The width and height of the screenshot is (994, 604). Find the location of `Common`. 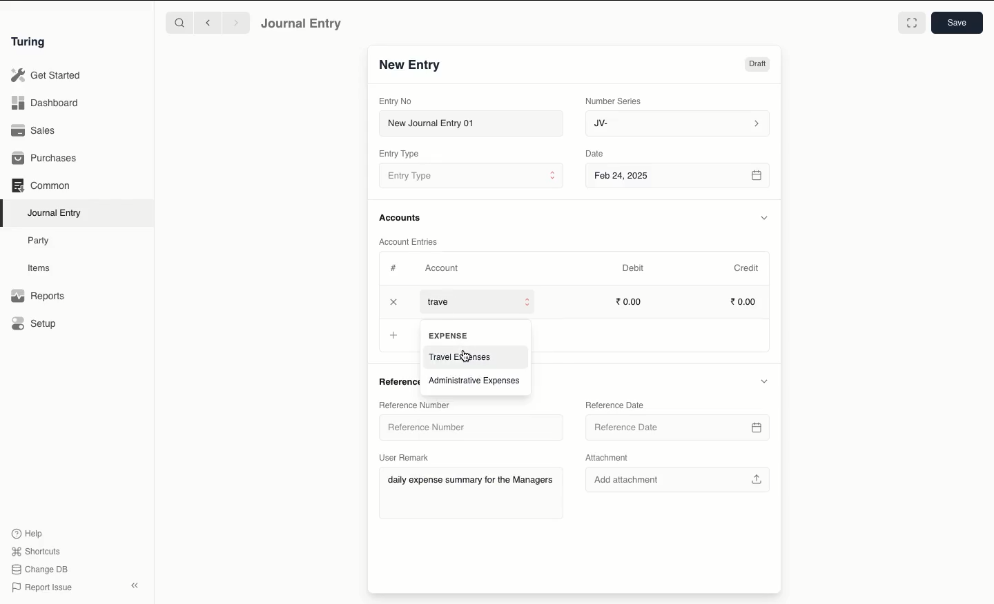

Common is located at coordinates (42, 185).